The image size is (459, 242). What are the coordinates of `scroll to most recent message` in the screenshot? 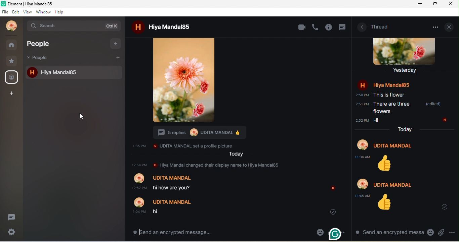 It's located at (446, 207).